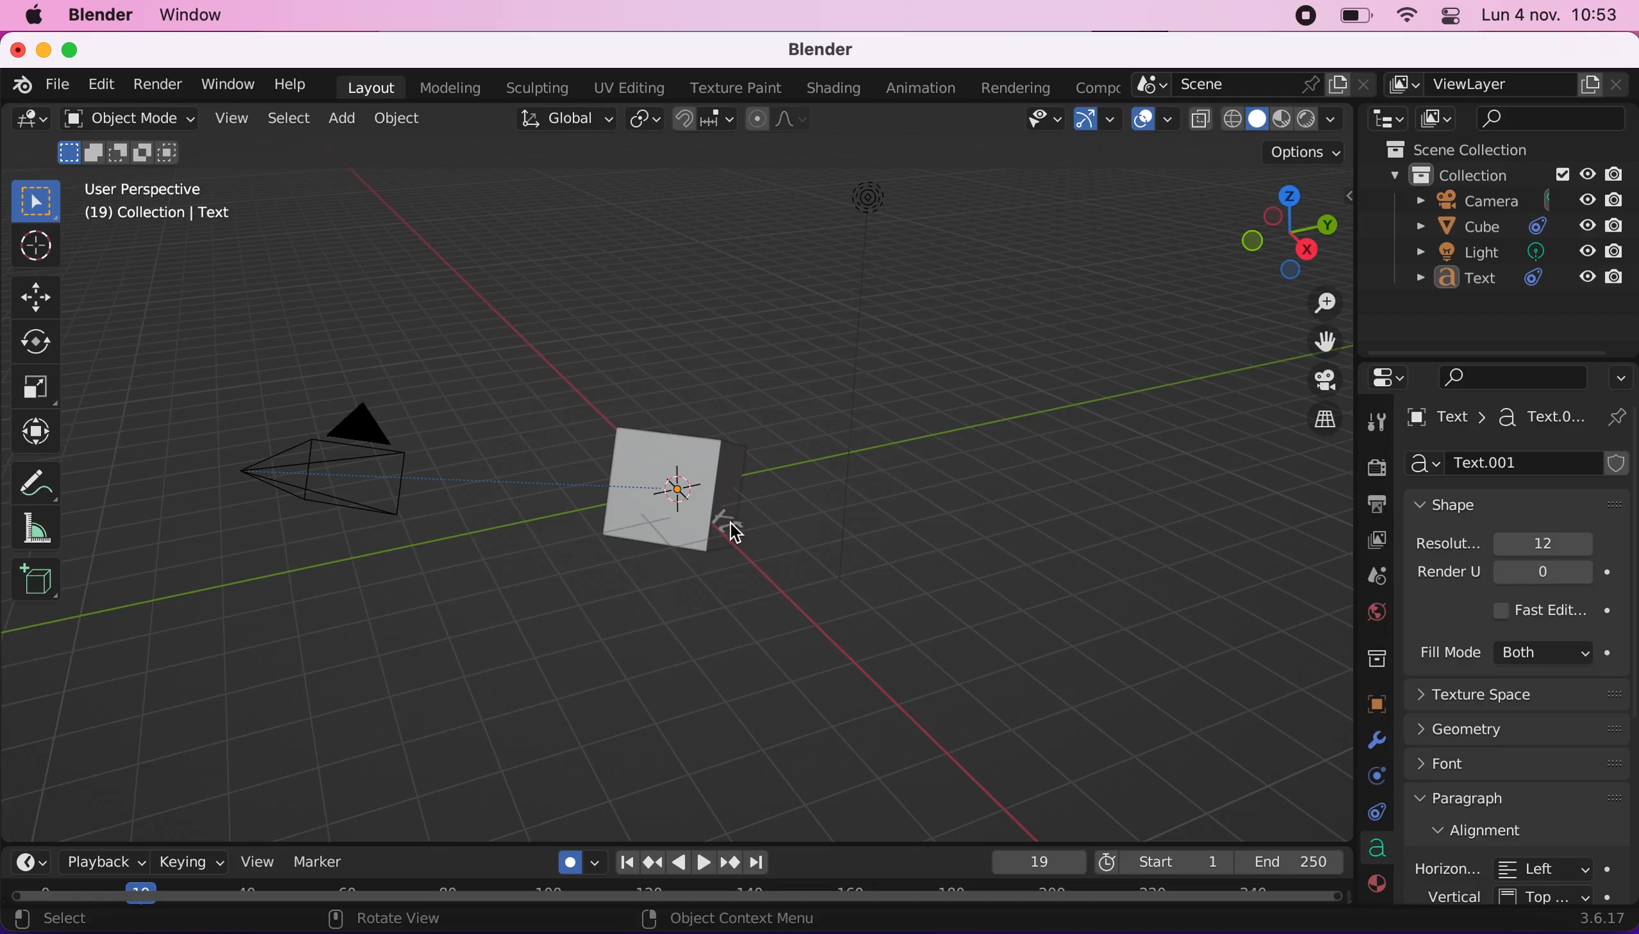  Describe the element at coordinates (1386, 119) in the screenshot. I see `editor type` at that location.